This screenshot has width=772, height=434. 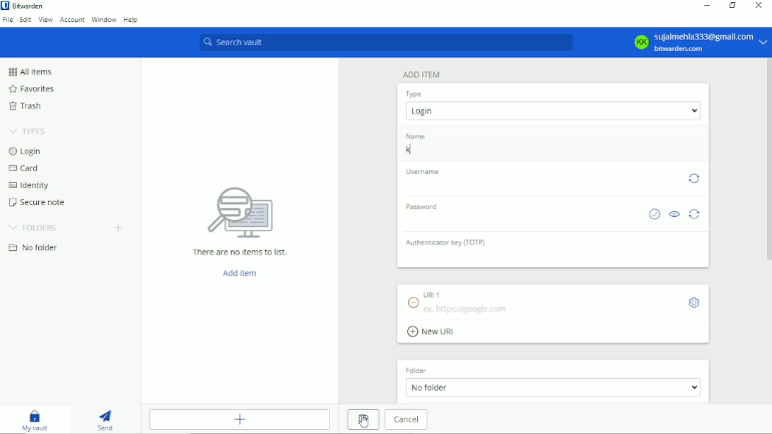 I want to click on Save, so click(x=363, y=420).